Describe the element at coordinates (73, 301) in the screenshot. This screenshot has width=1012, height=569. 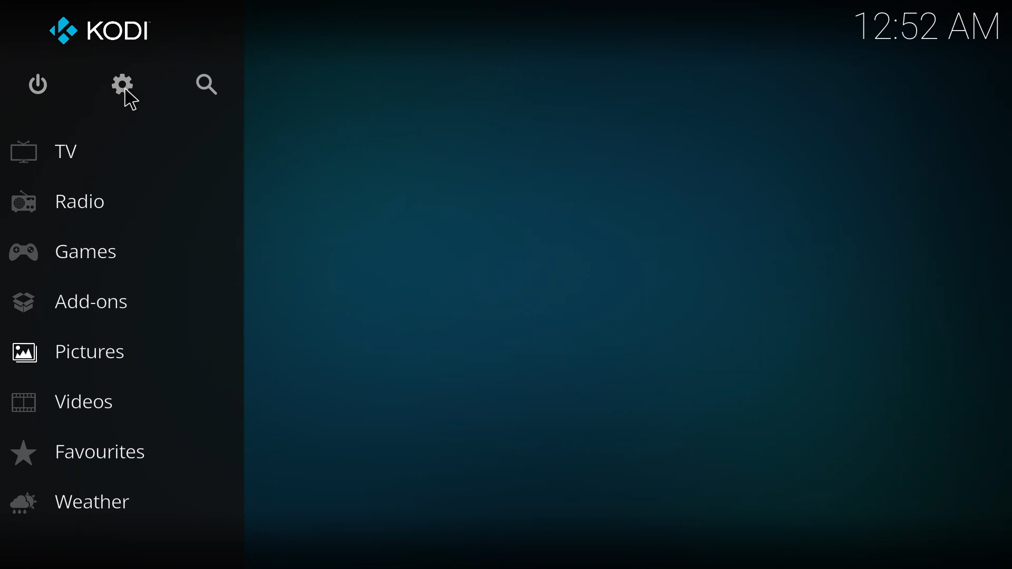
I see `add-ons` at that location.